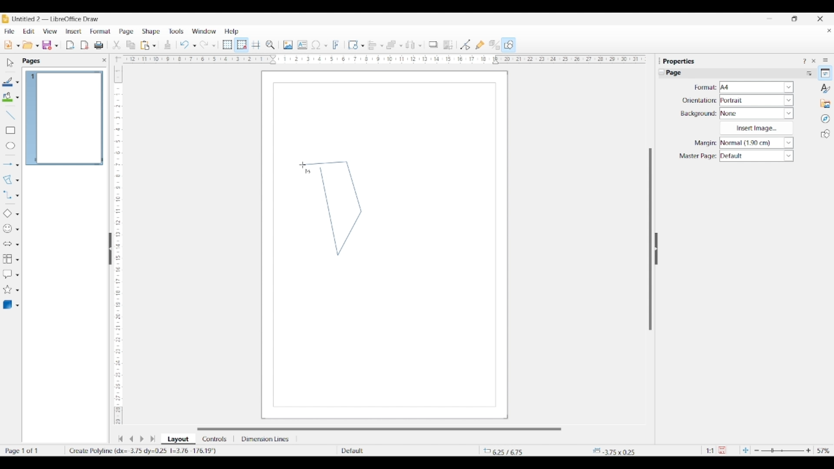 This screenshot has height=469, width=834. I want to click on Orientation options, so click(757, 100).